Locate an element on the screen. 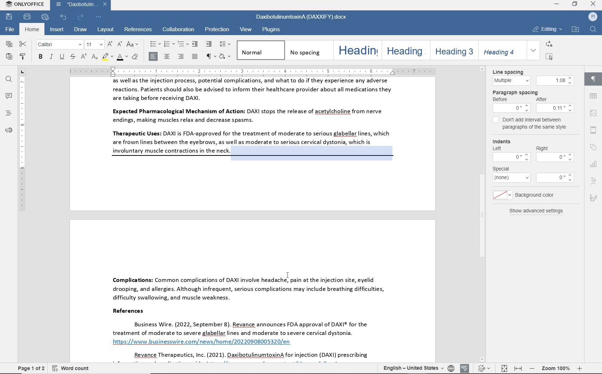 This screenshot has width=602, height=374. draw is located at coordinates (81, 30).